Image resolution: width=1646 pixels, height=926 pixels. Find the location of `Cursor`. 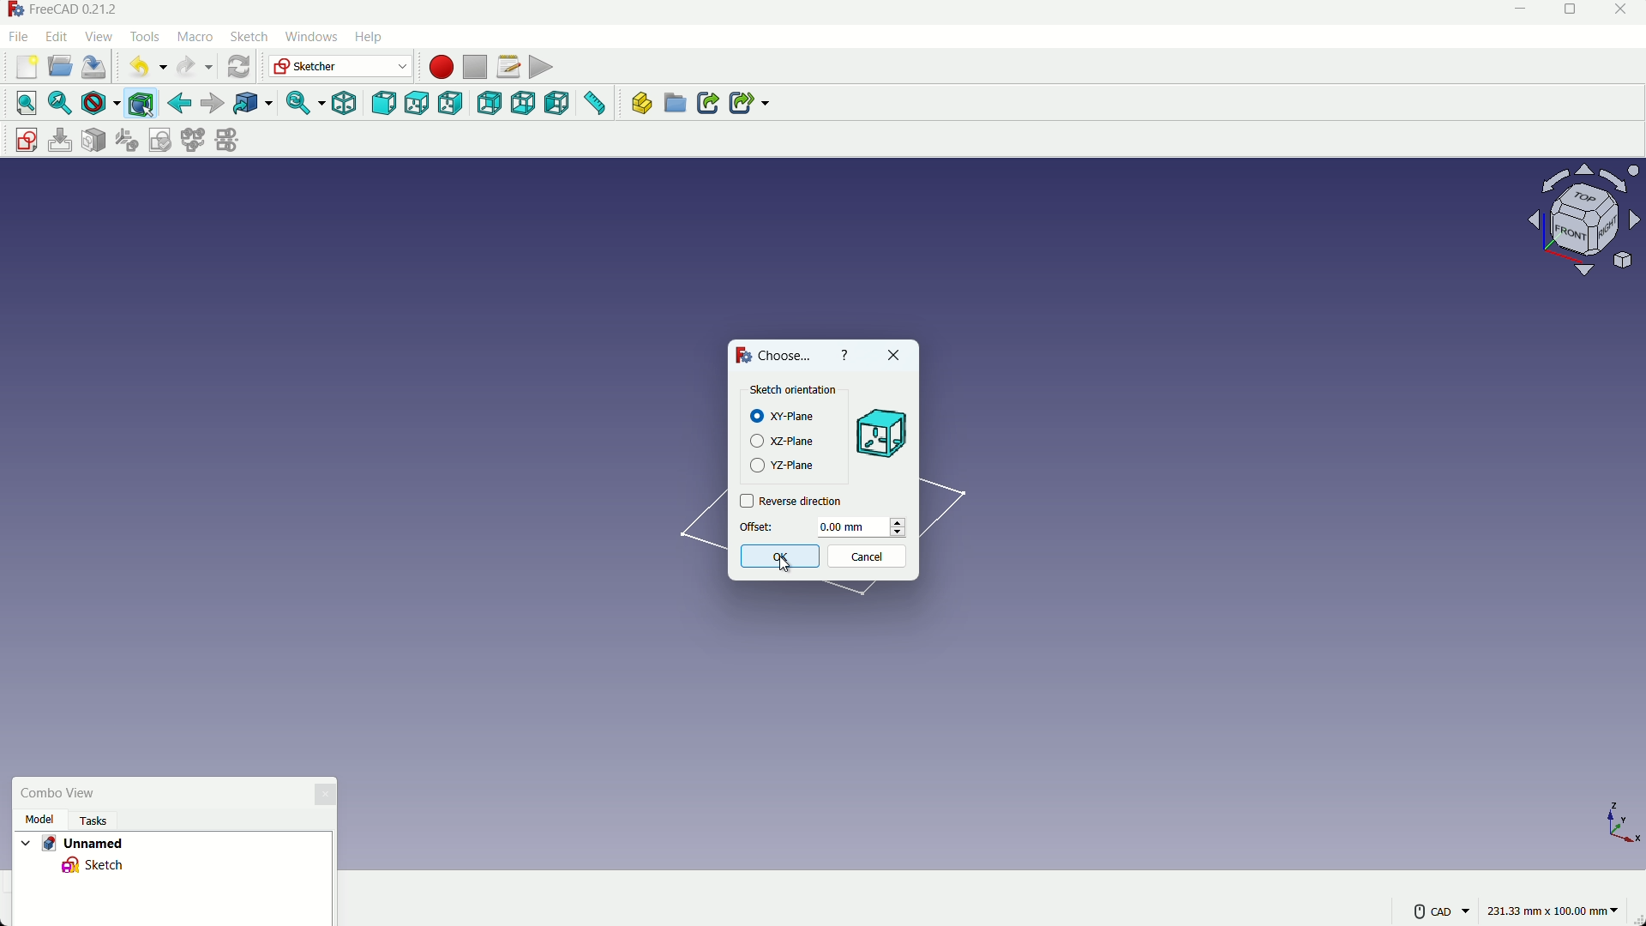

Cursor is located at coordinates (784, 565).